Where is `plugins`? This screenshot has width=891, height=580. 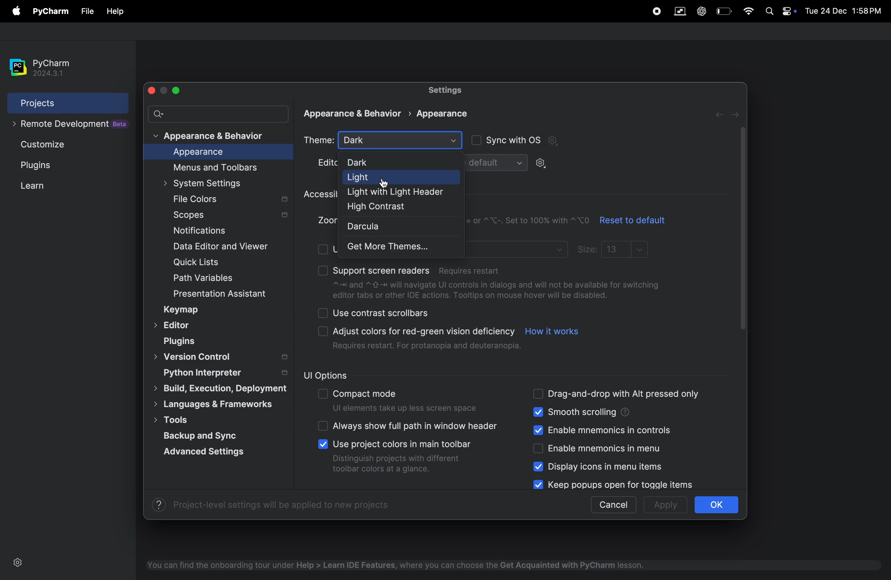 plugins is located at coordinates (180, 341).